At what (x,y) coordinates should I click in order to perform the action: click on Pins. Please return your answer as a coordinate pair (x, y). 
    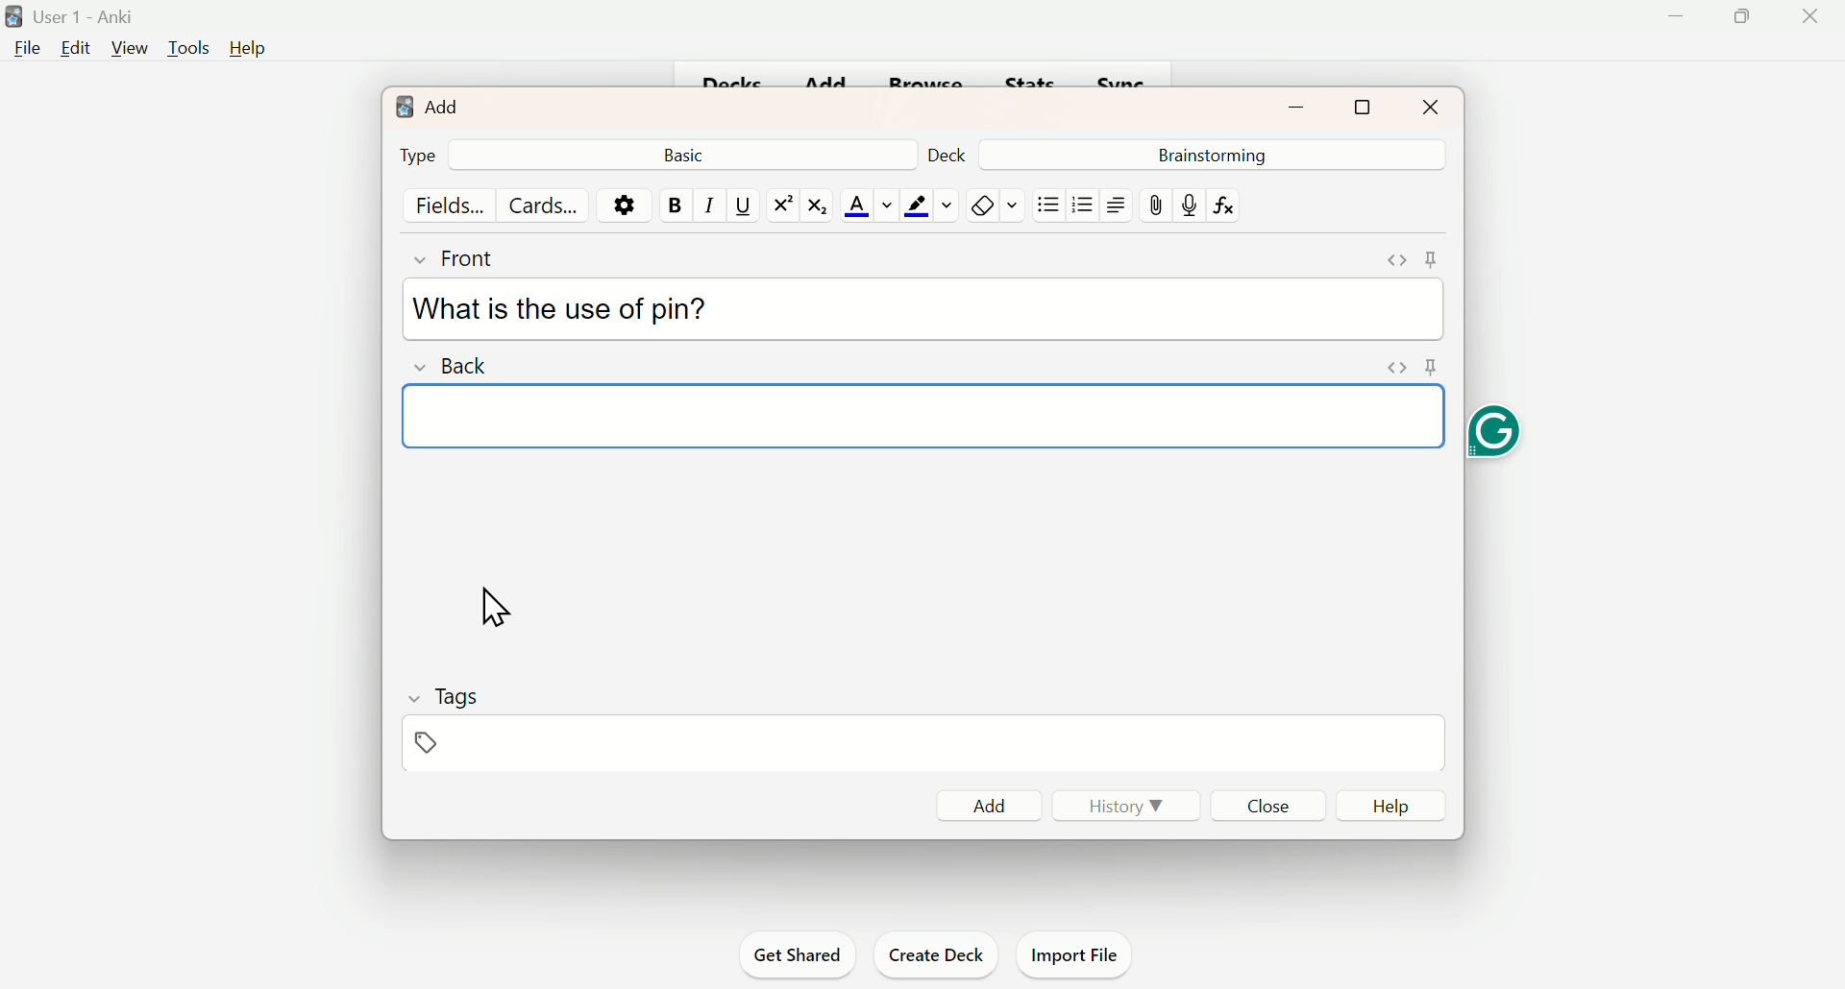
    Looking at the image, I should click on (1413, 260).